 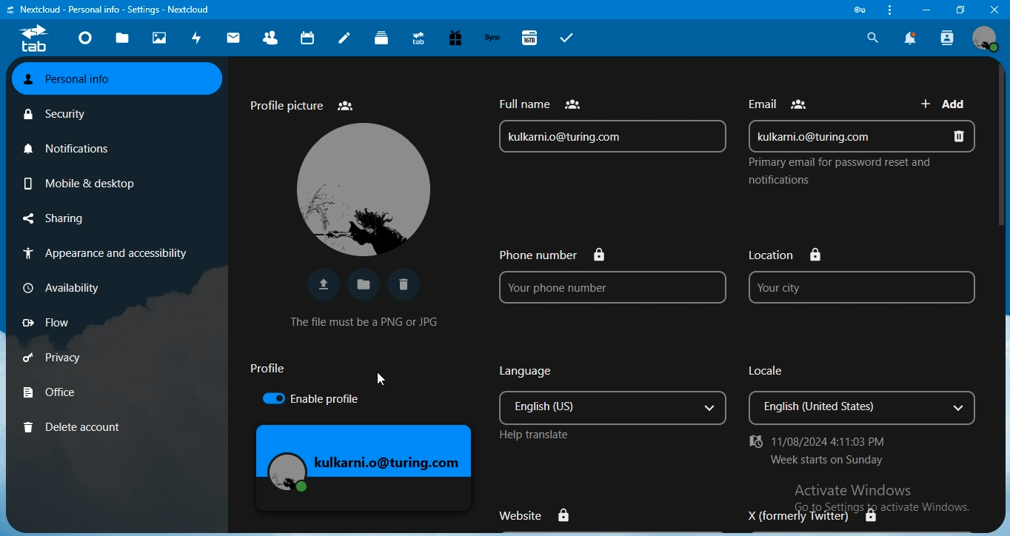 I want to click on dashboard, so click(x=84, y=39).